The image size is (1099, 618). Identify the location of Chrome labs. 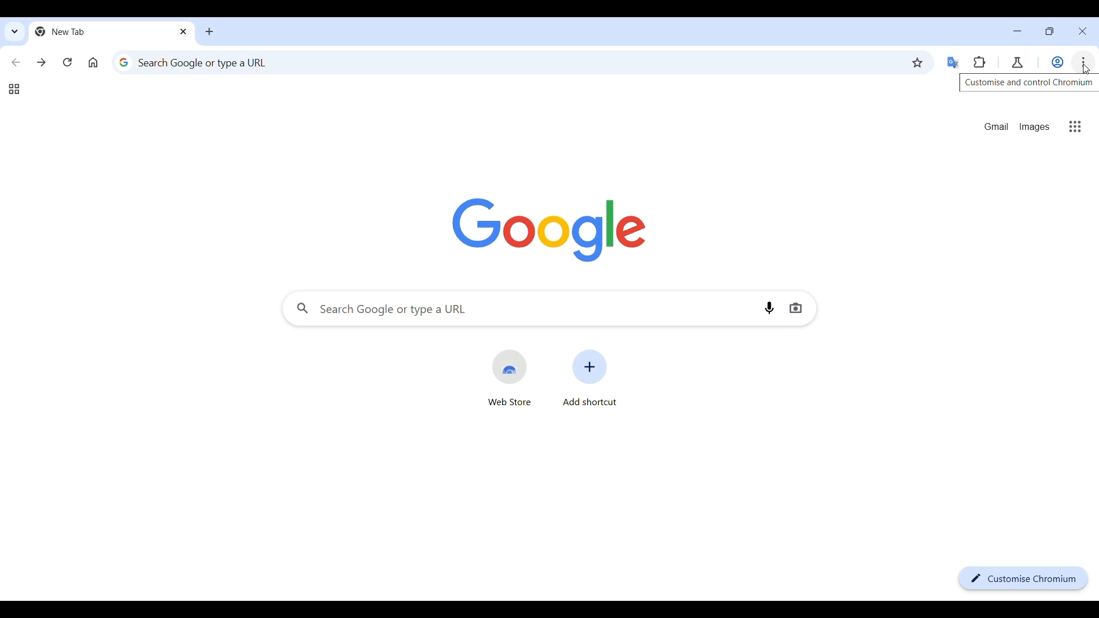
(1017, 63).